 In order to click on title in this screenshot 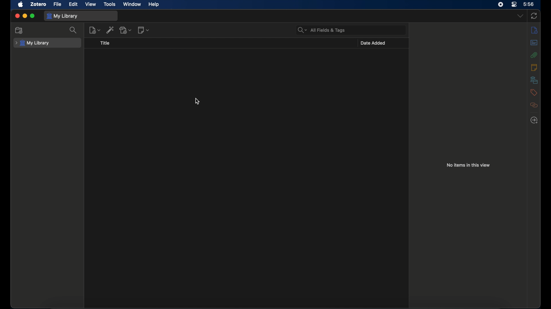, I will do `click(105, 43)`.